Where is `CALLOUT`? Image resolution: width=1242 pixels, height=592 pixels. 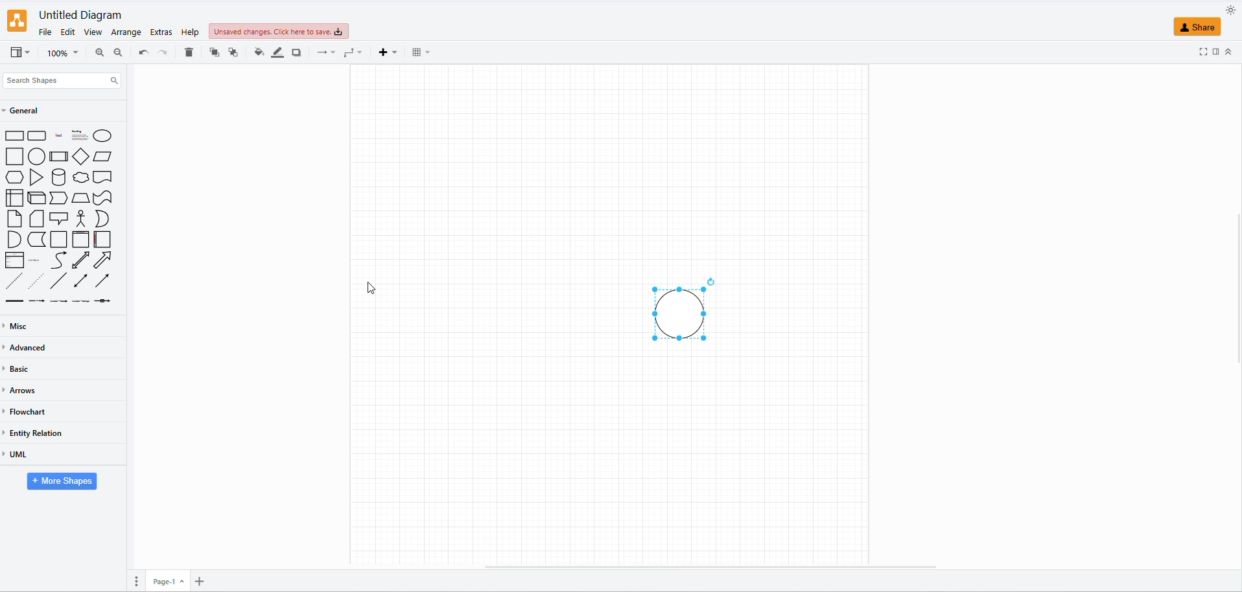 CALLOUT is located at coordinates (58, 219).